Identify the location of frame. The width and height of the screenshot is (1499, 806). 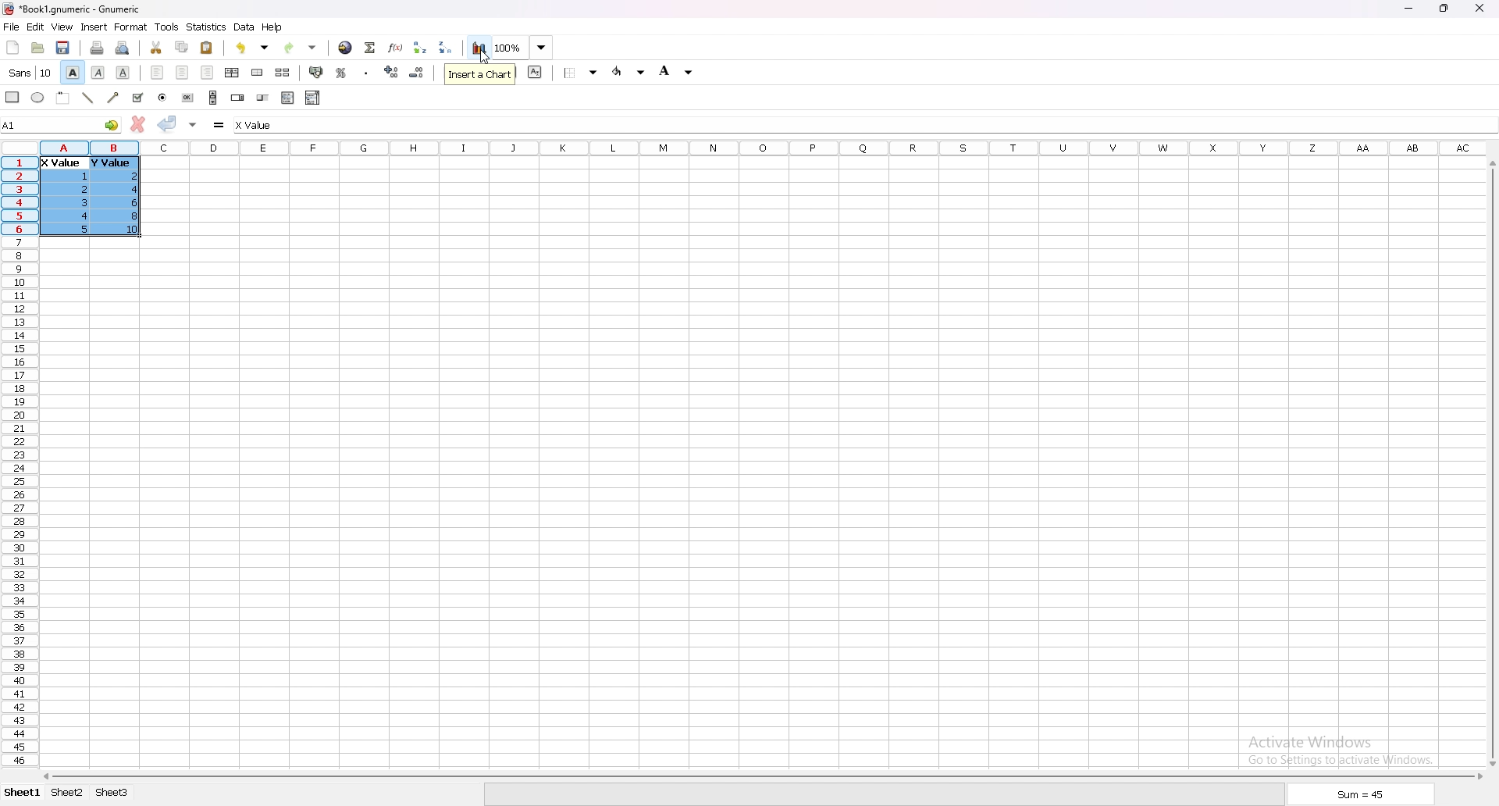
(63, 97).